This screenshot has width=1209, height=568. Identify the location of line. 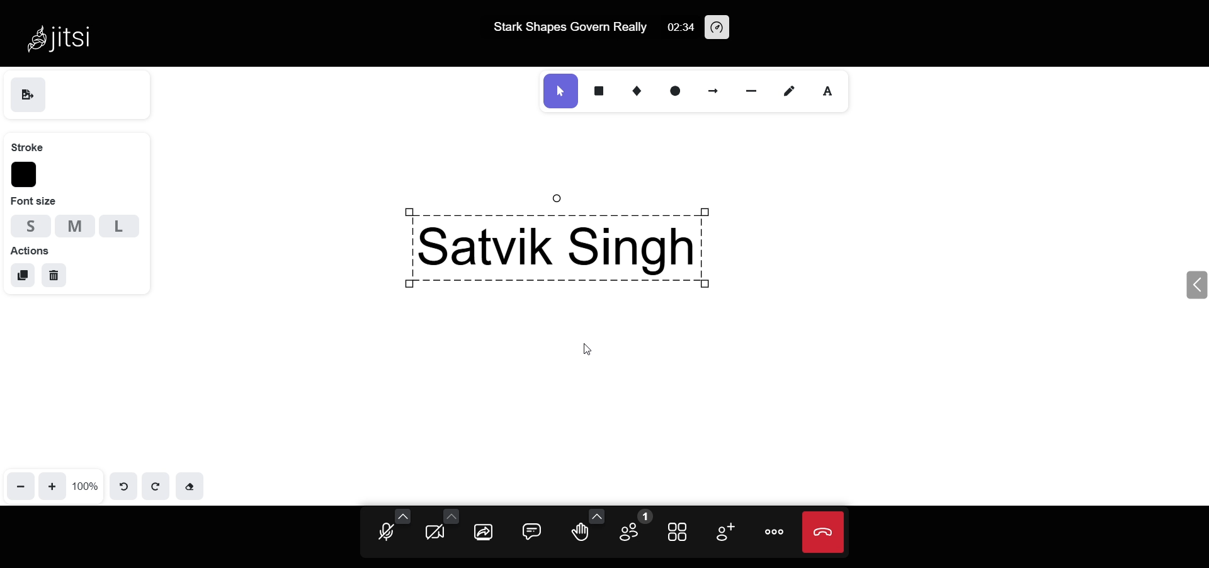
(757, 89).